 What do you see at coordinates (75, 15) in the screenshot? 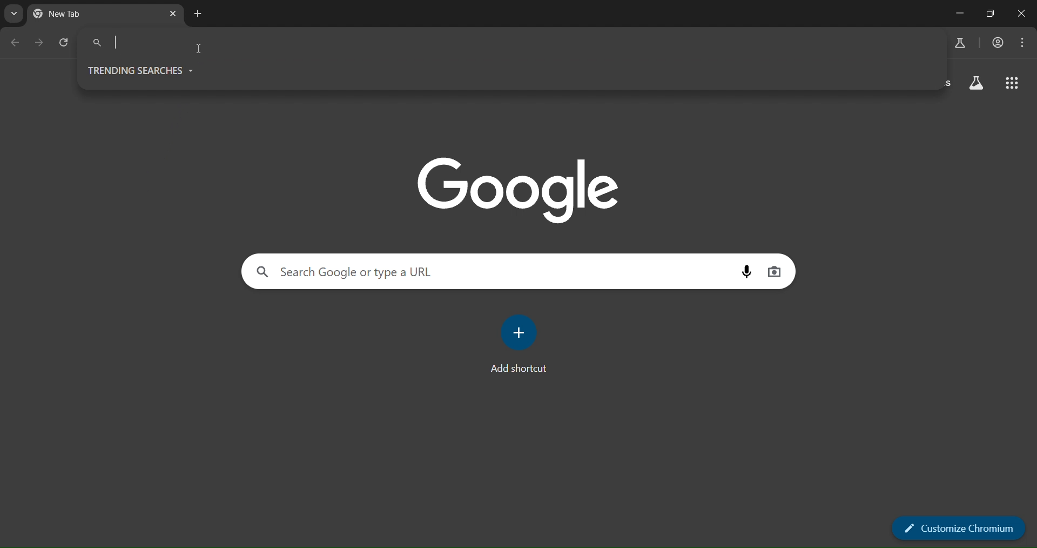
I see `tab` at bounding box center [75, 15].